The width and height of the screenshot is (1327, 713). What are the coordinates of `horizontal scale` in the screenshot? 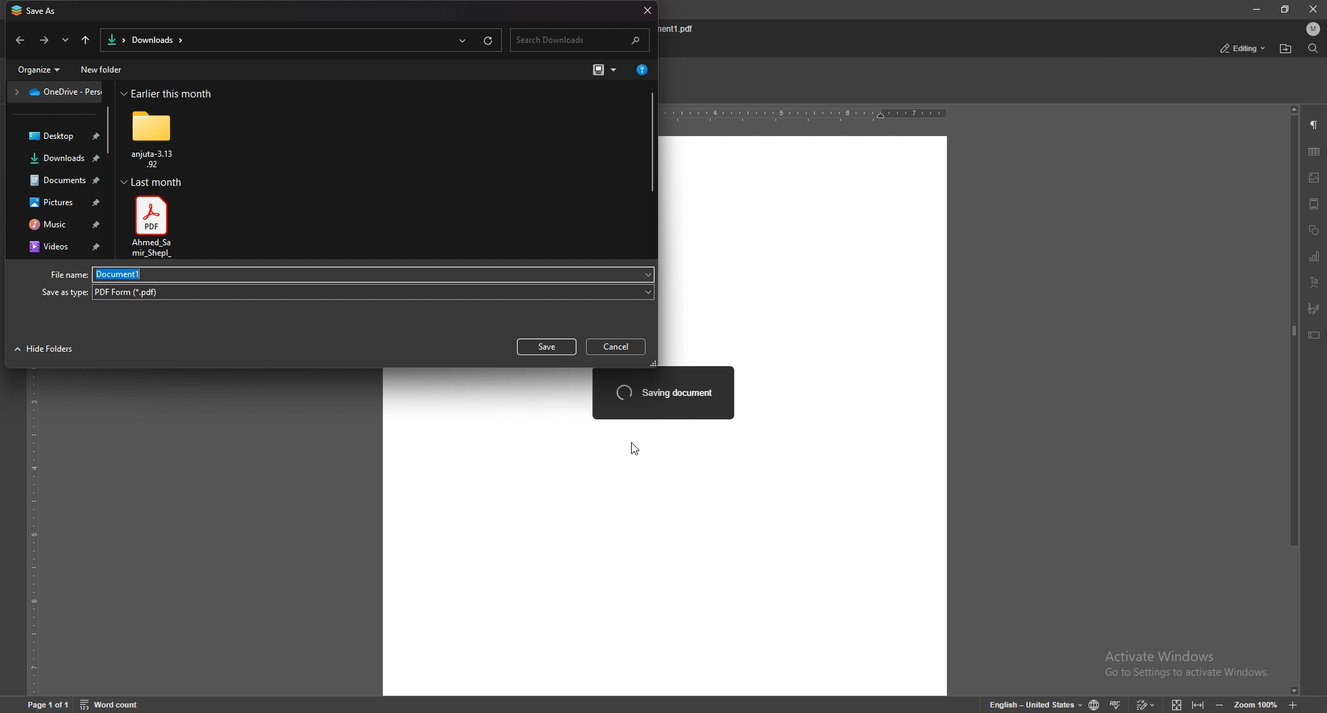 It's located at (807, 115).